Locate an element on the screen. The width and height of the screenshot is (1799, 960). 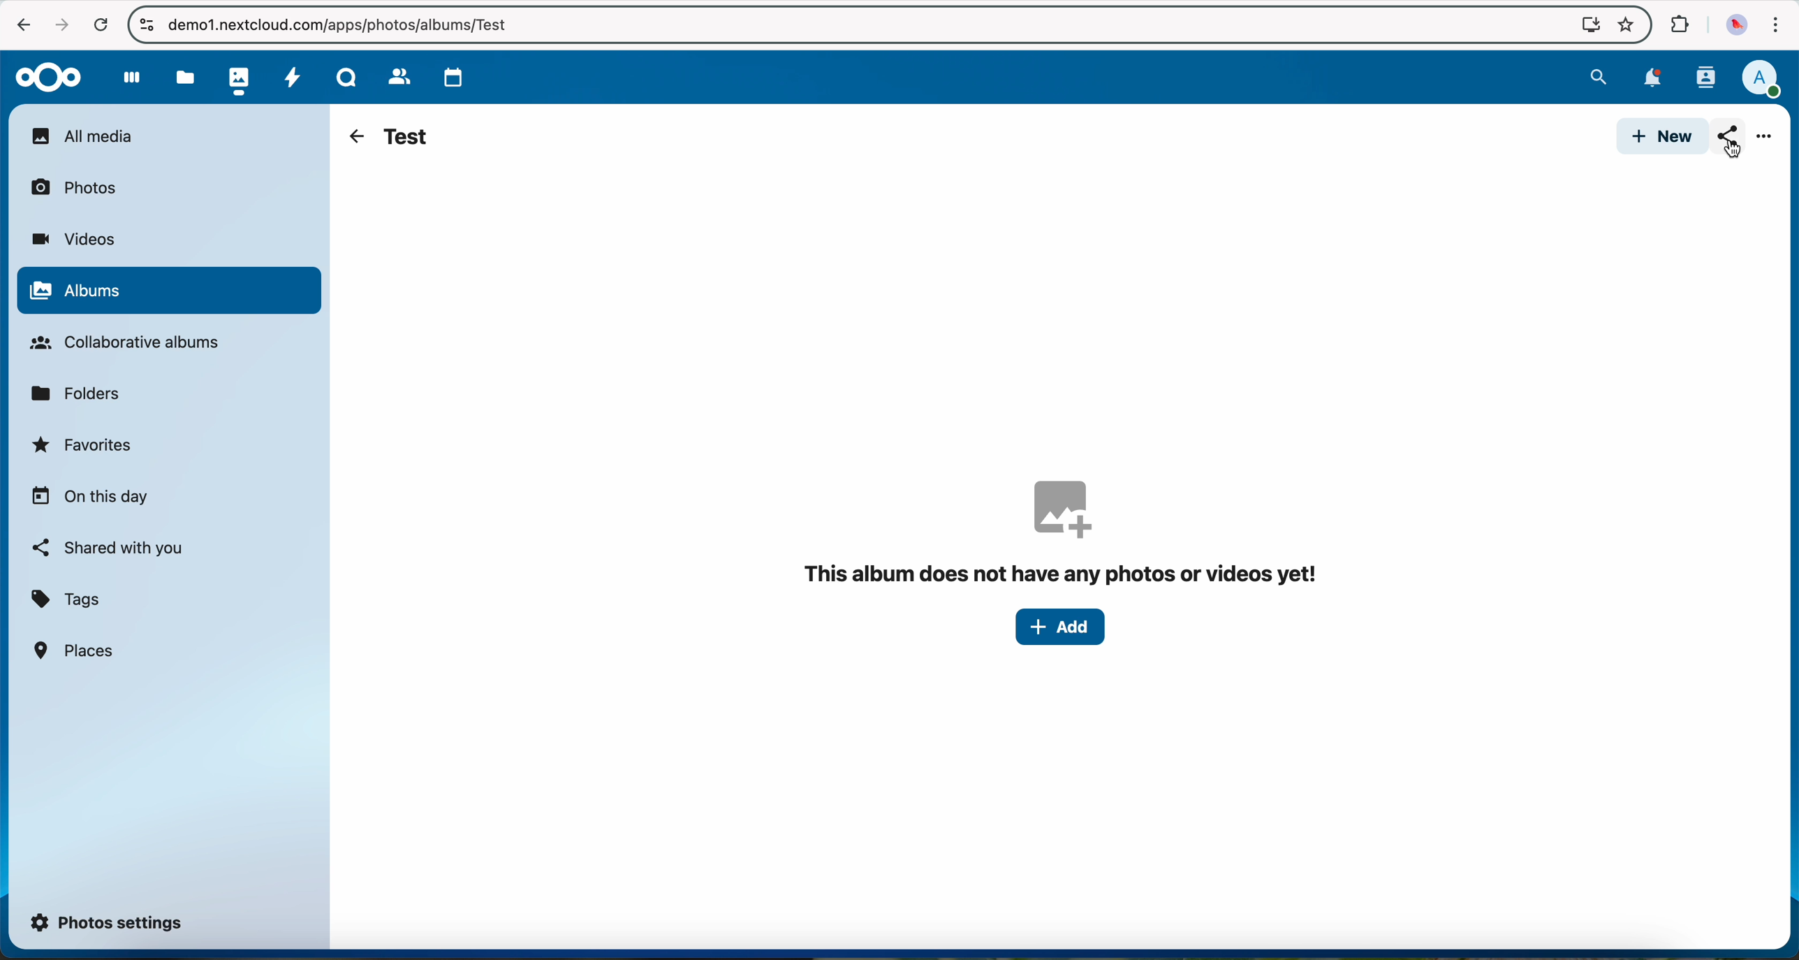
test is located at coordinates (407, 135).